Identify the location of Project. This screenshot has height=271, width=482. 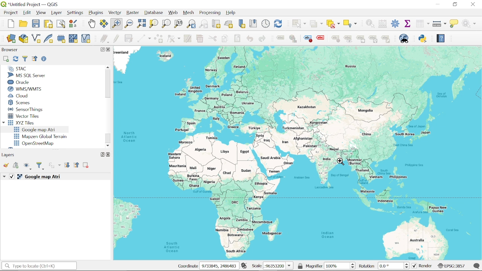
(10, 13).